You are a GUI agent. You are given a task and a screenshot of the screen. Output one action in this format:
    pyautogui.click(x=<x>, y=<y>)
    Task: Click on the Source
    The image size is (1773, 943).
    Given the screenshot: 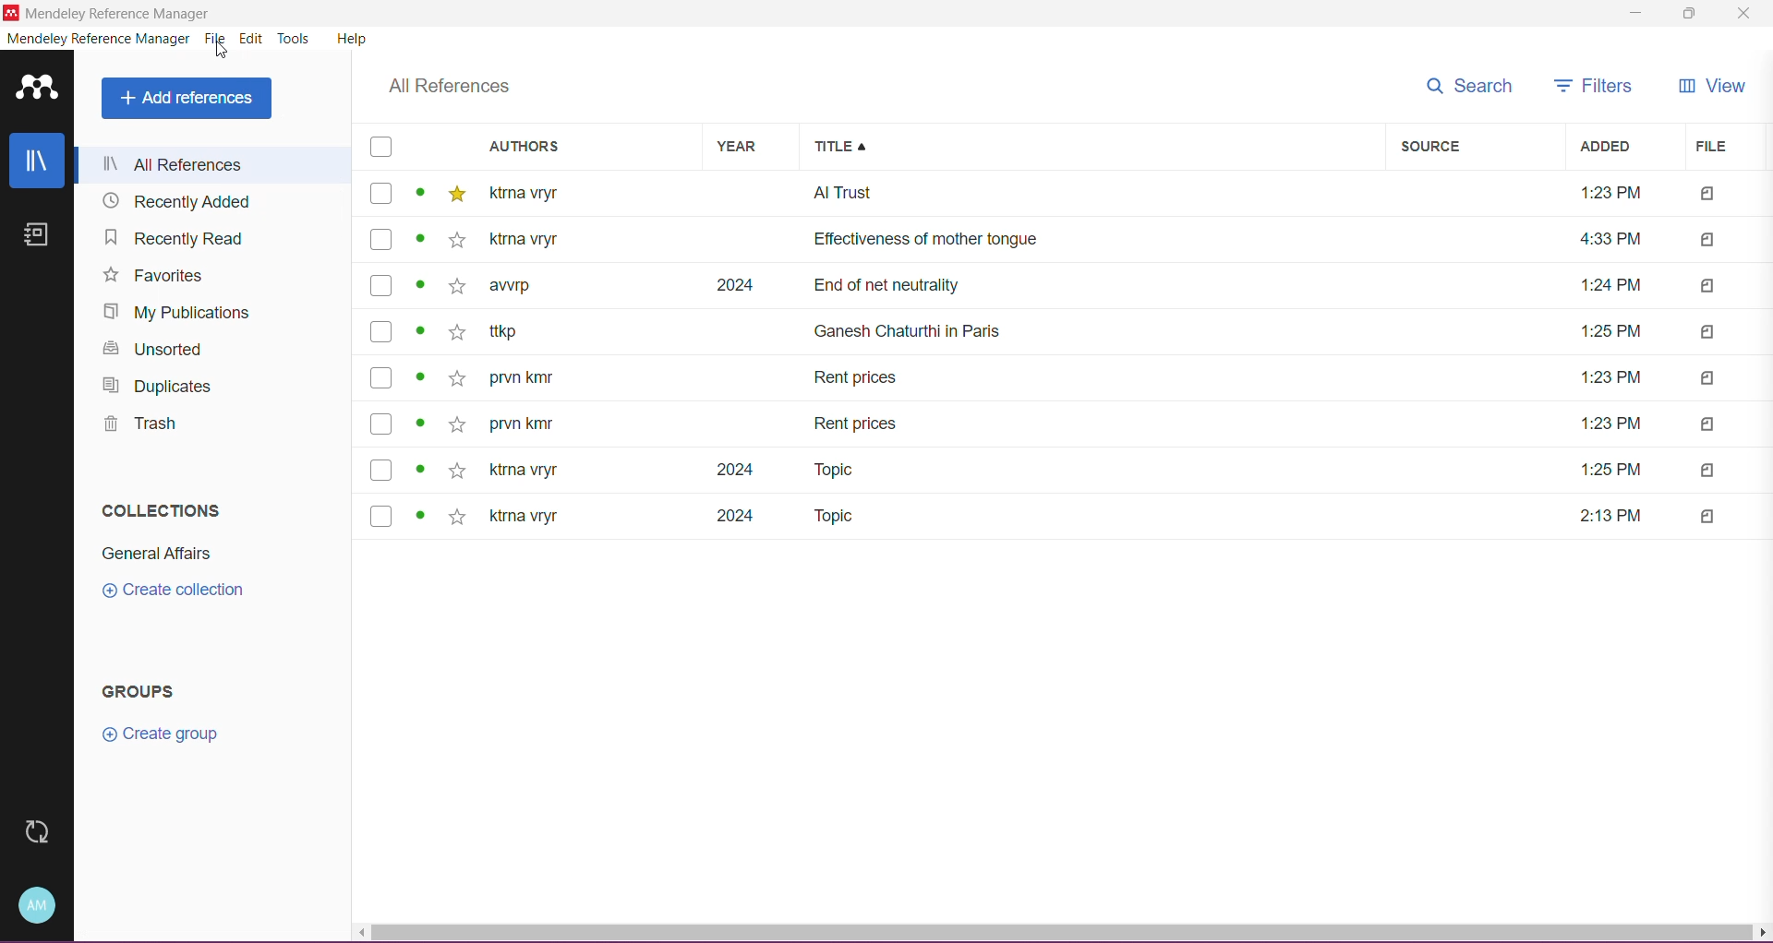 What is the action you would take?
    pyautogui.click(x=1477, y=147)
    